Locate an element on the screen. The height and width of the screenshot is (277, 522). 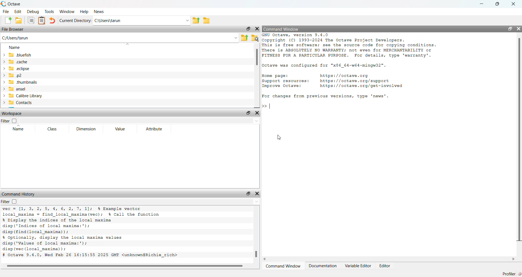
Workspace is located at coordinates (13, 113).